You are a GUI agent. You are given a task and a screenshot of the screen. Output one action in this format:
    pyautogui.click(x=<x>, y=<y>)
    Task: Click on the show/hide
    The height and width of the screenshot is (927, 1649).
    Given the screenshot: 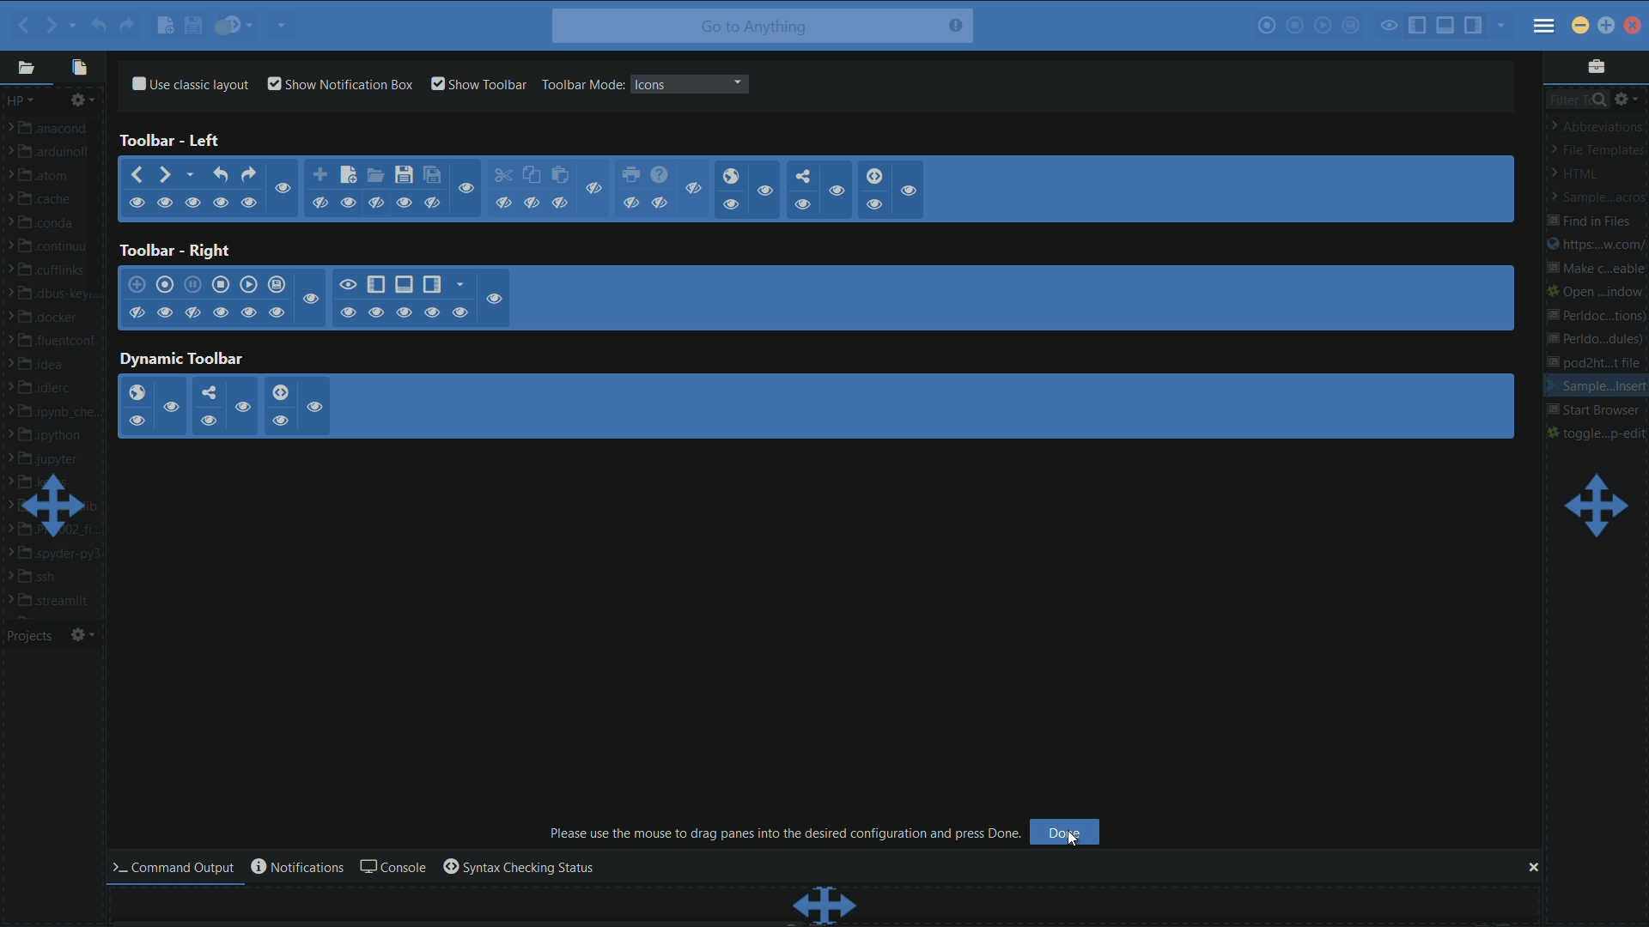 What is the action you would take?
    pyautogui.click(x=319, y=203)
    